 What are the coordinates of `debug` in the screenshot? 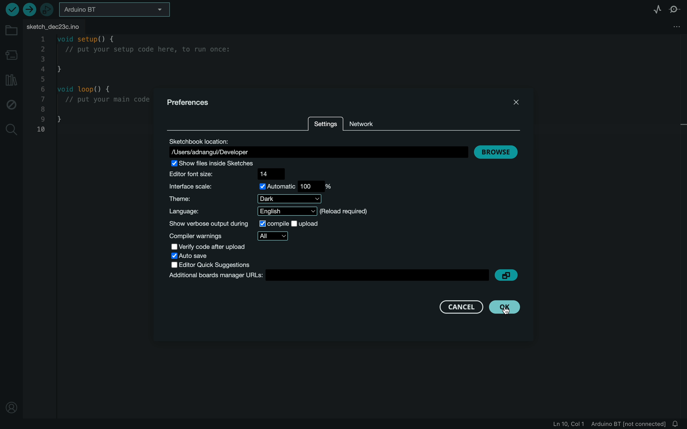 It's located at (12, 106).